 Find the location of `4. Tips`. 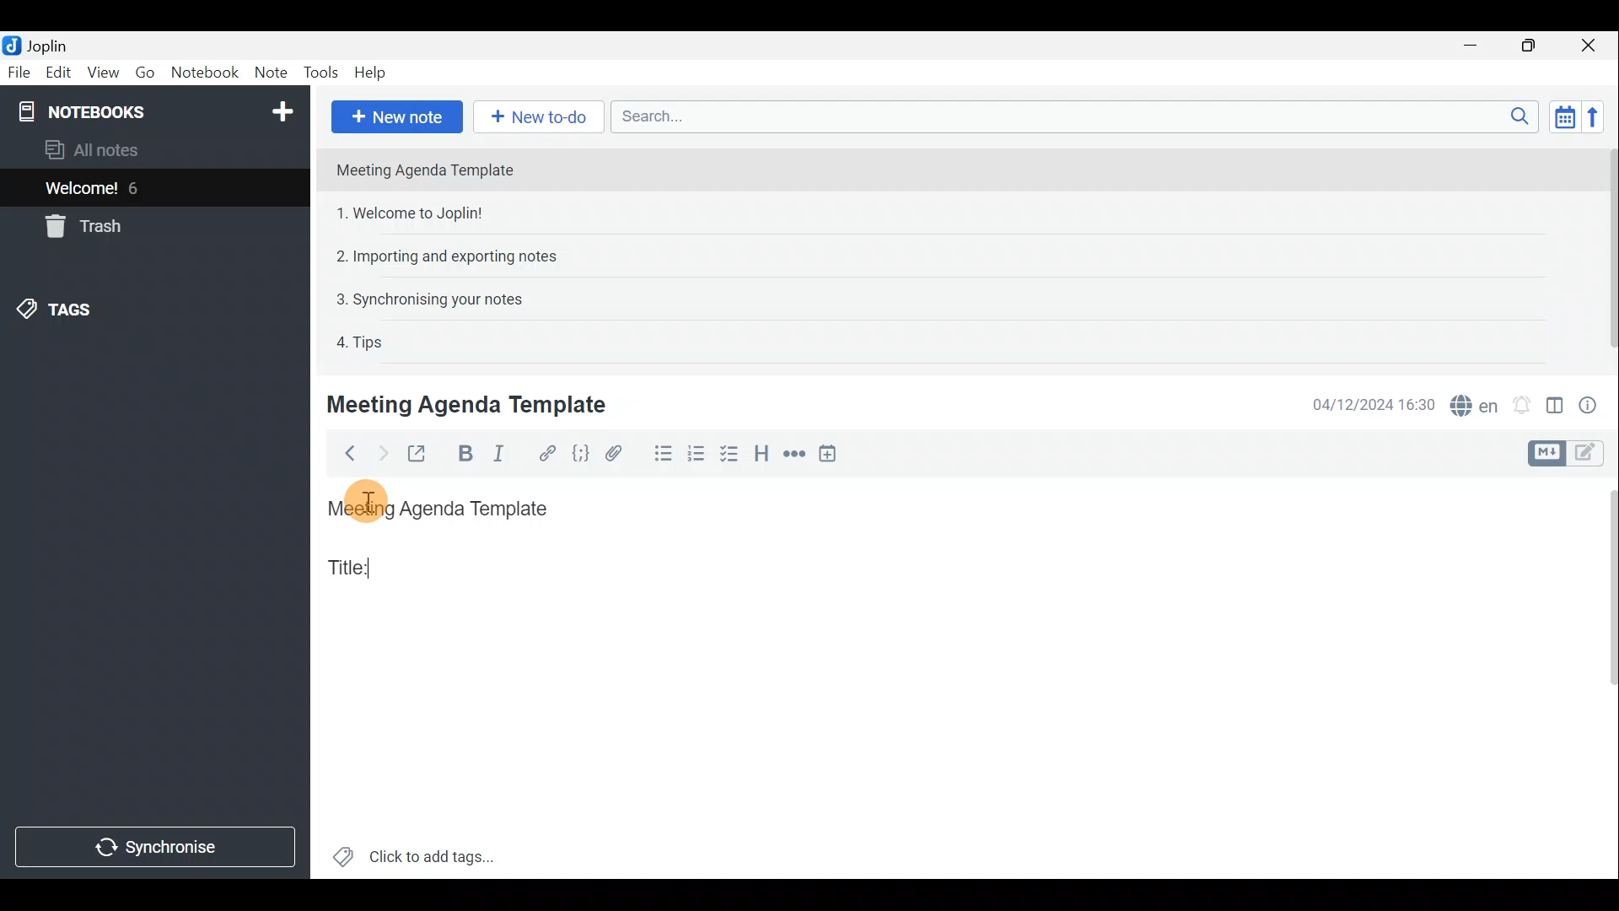

4. Tips is located at coordinates (361, 342).